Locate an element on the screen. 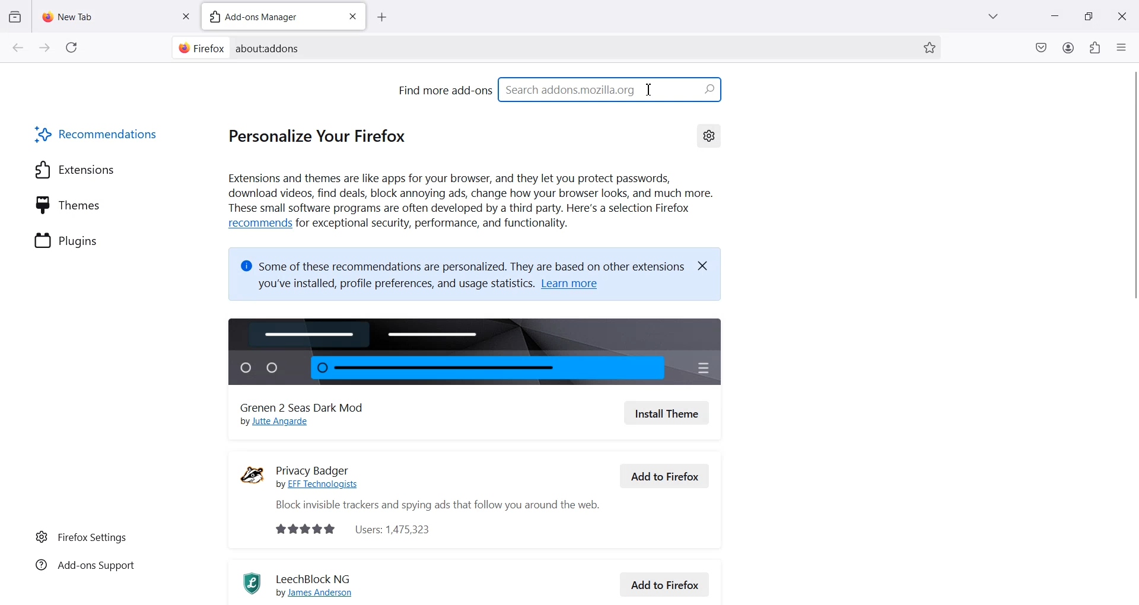  Recommendations is located at coordinates (98, 133).